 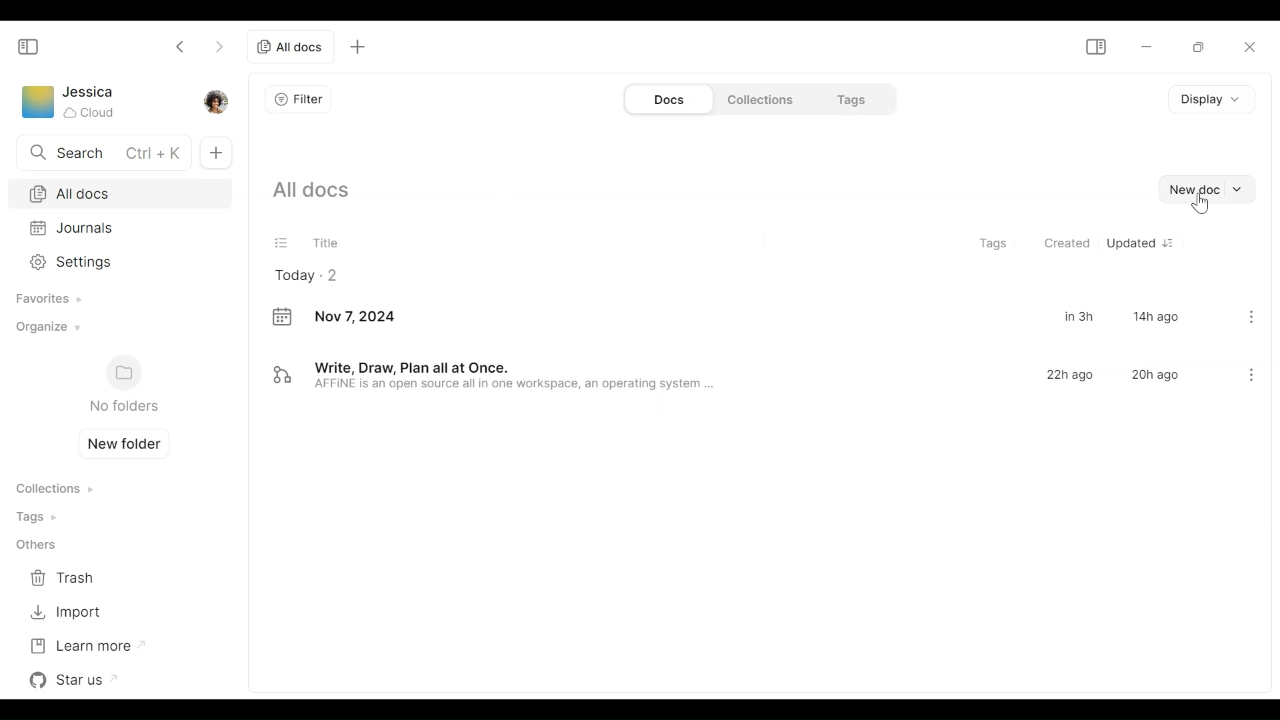 What do you see at coordinates (123, 385) in the screenshot?
I see `Folders` at bounding box center [123, 385].